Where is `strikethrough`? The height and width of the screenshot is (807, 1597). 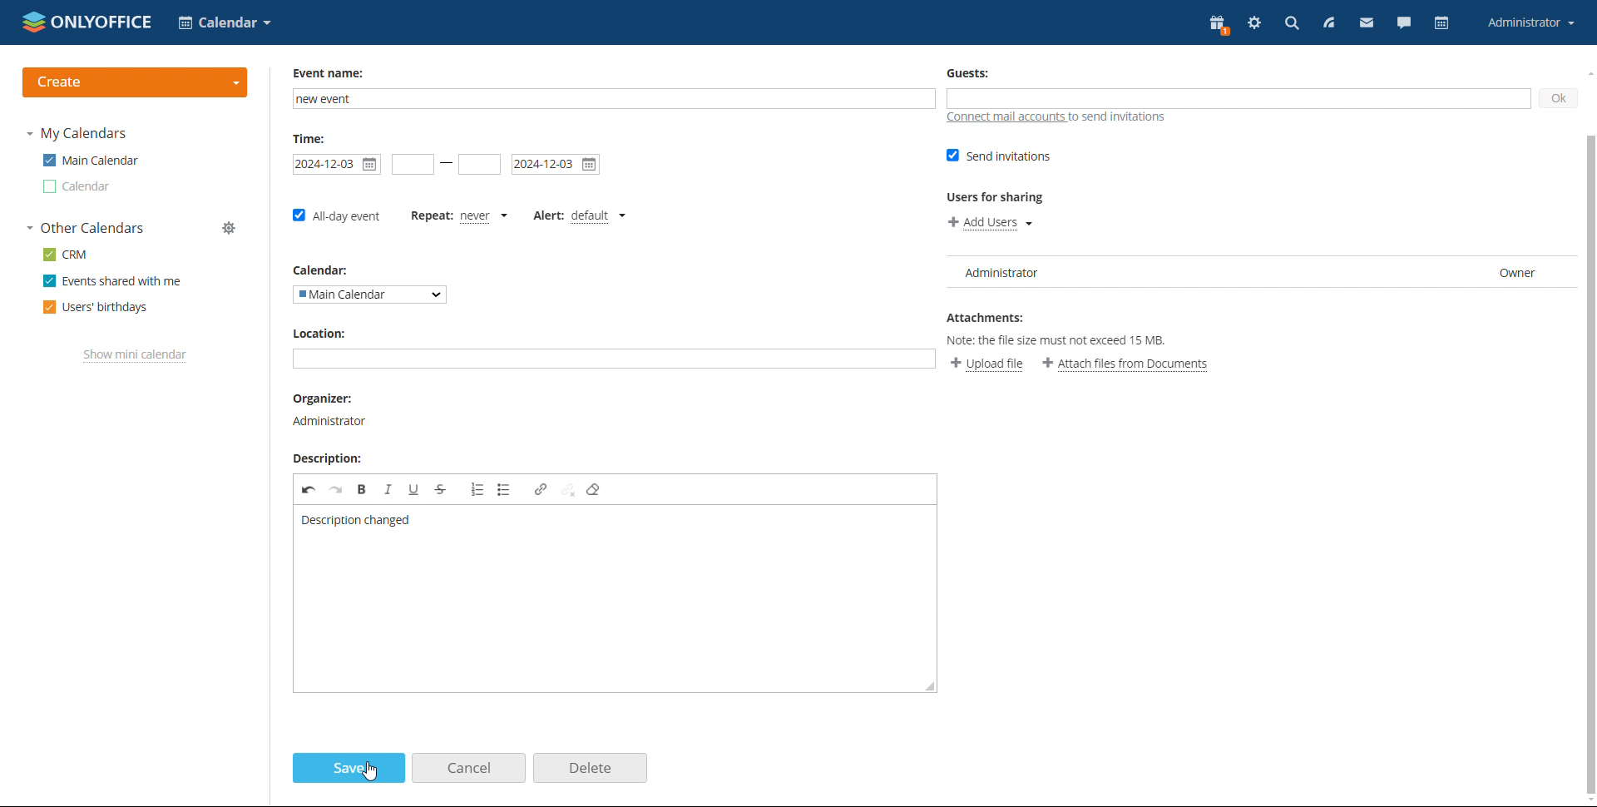
strikethrough is located at coordinates (444, 489).